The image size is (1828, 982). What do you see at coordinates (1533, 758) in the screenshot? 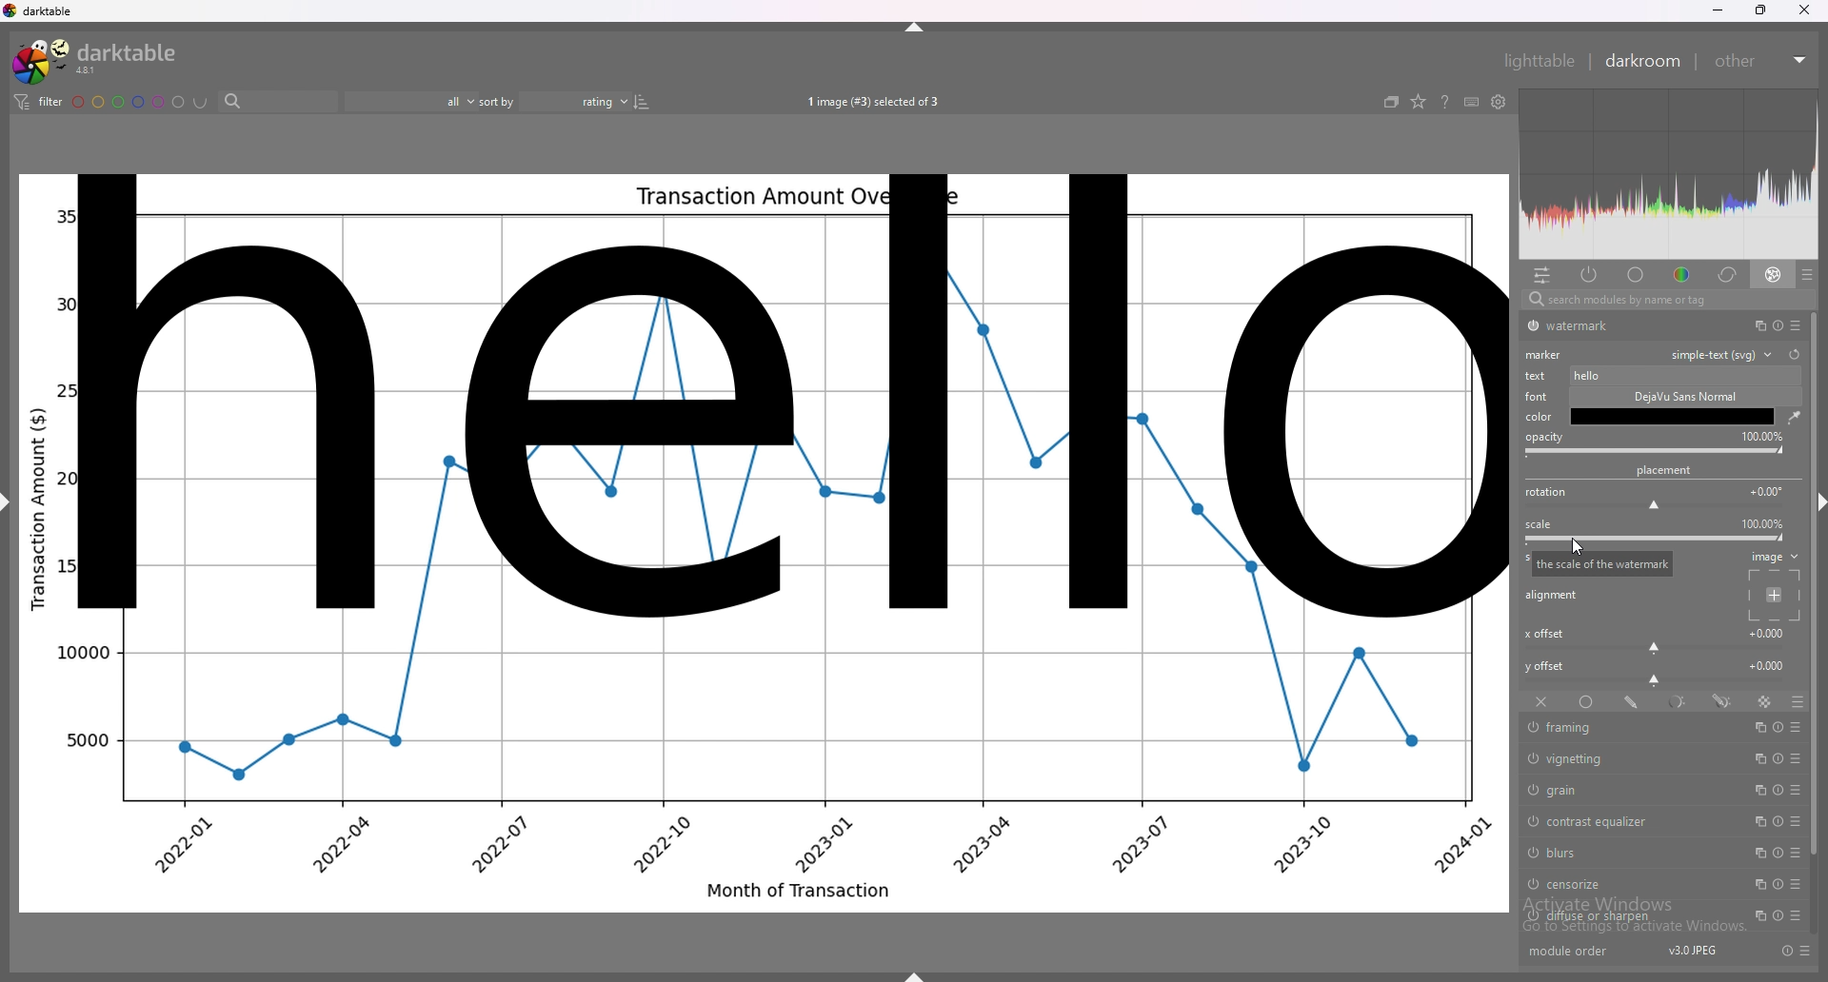
I see `switch off` at bounding box center [1533, 758].